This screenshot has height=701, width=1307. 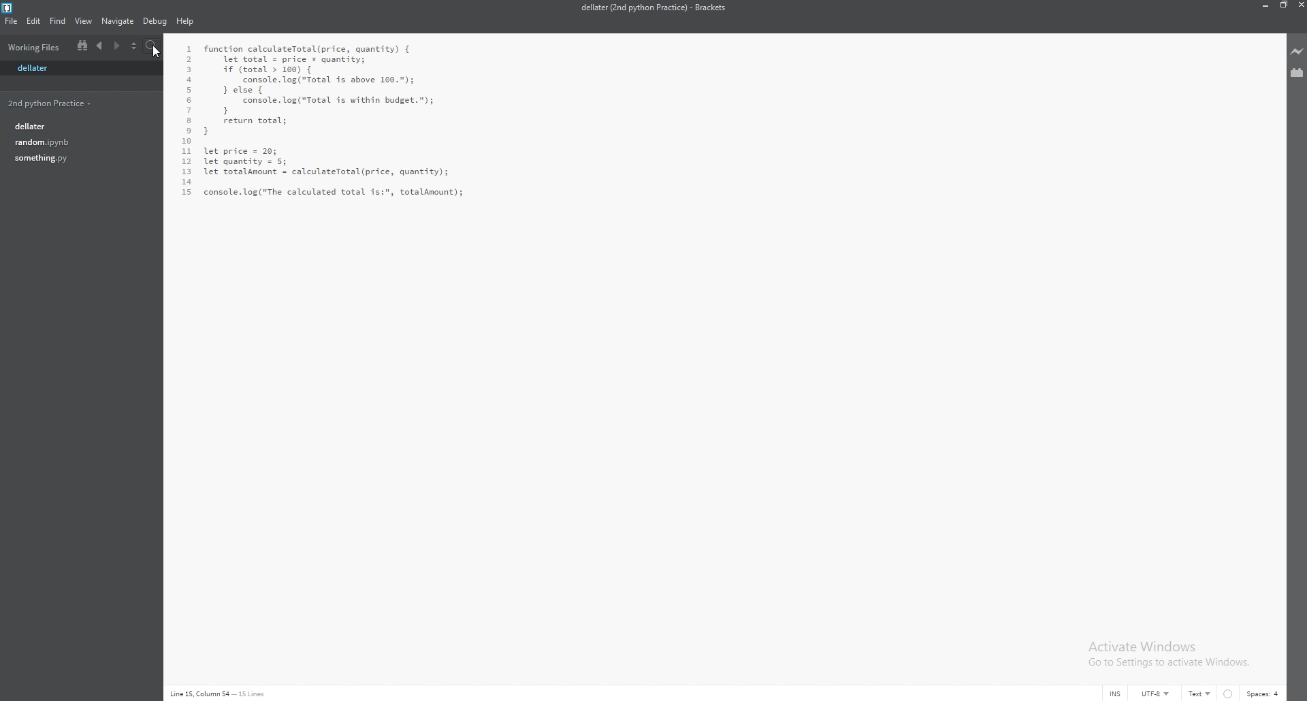 What do you see at coordinates (187, 192) in the screenshot?
I see `15` at bounding box center [187, 192].